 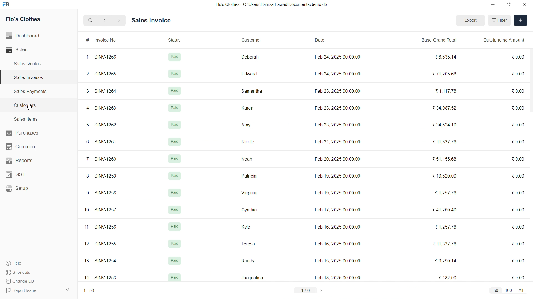 What do you see at coordinates (251, 91) in the screenshot?
I see `Samantha` at bounding box center [251, 91].